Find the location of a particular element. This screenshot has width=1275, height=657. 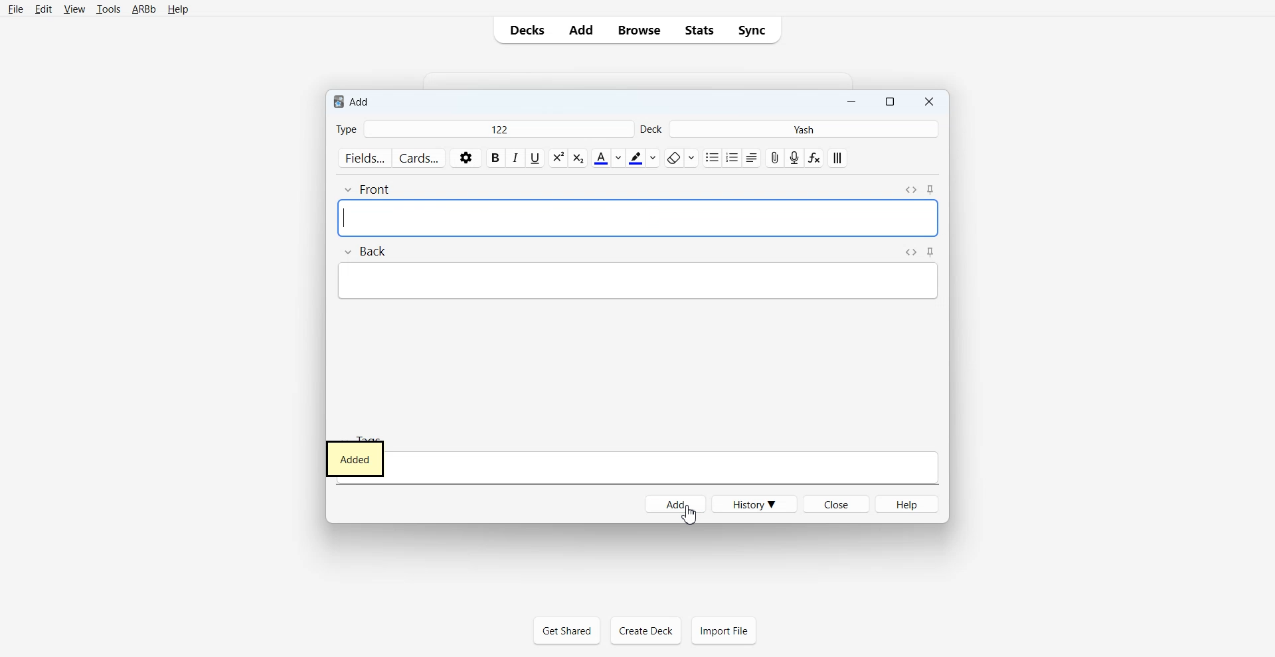

Get Shared is located at coordinates (566, 630).